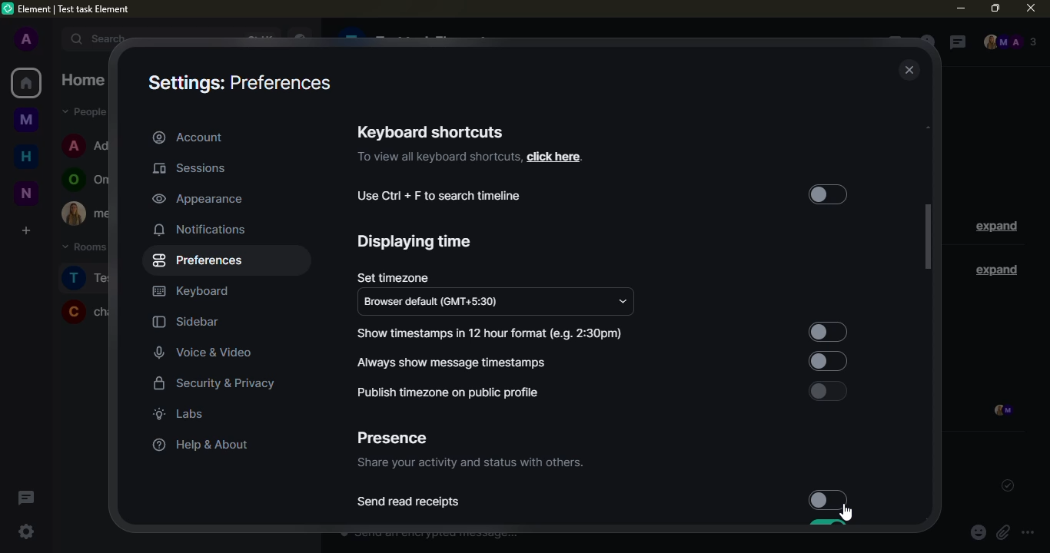 This screenshot has height=553, width=1050. What do you see at coordinates (238, 84) in the screenshot?
I see `settings: preferences` at bounding box center [238, 84].